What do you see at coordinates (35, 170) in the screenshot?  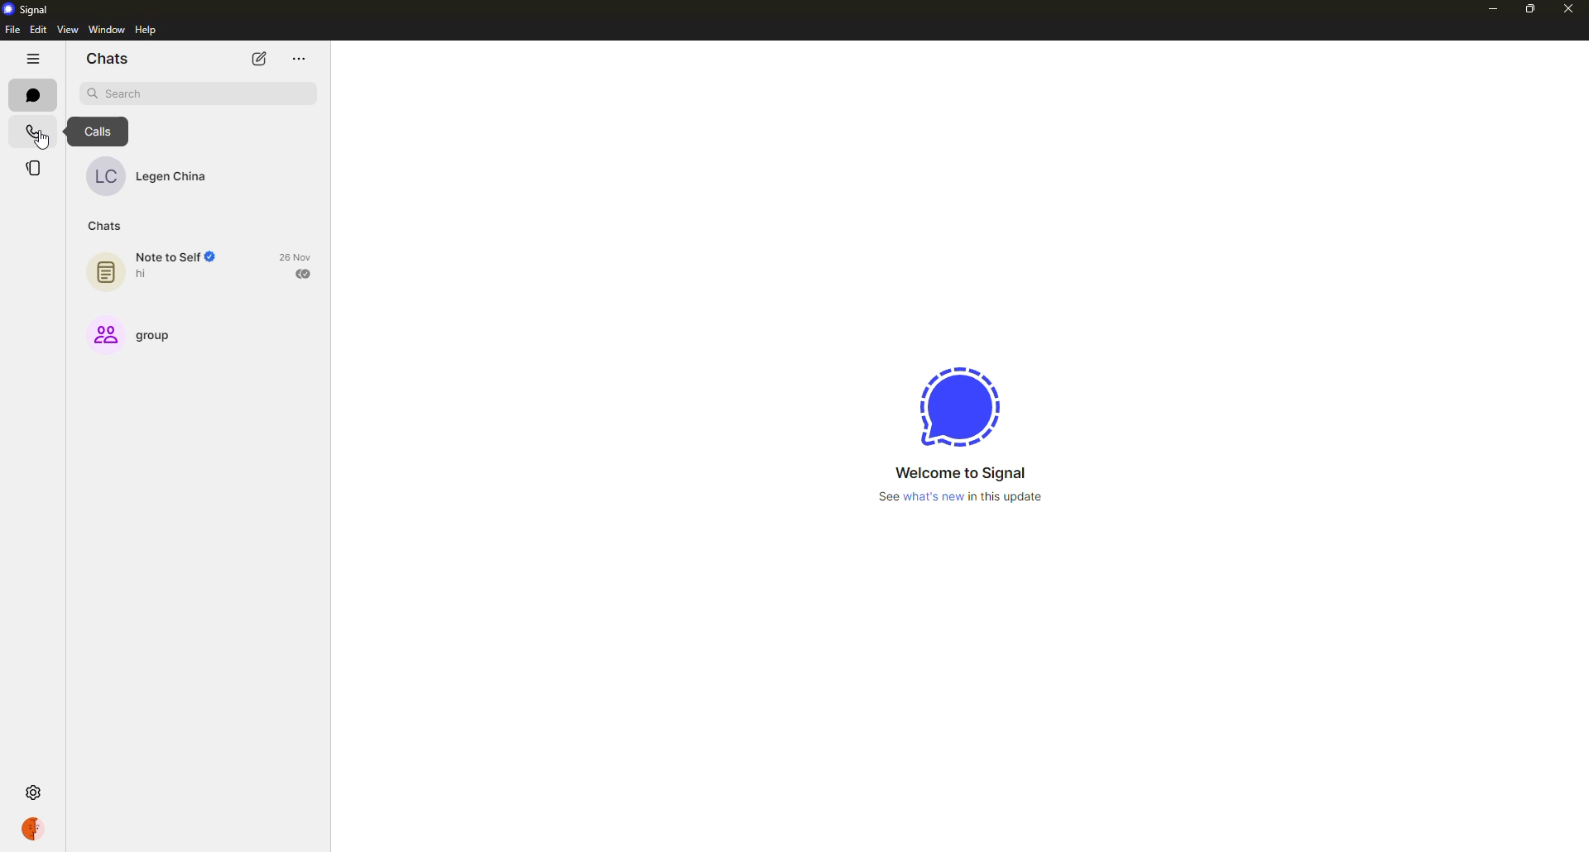 I see `stories` at bounding box center [35, 170].